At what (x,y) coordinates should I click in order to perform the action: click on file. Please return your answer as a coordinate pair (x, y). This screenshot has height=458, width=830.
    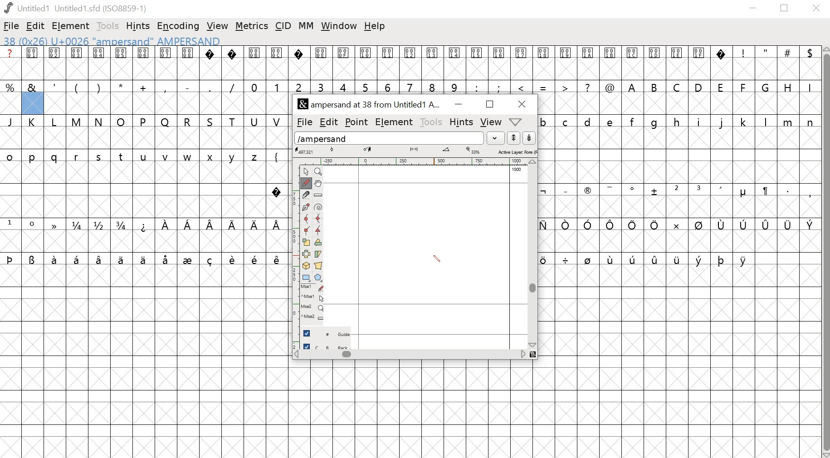
    Looking at the image, I should click on (12, 26).